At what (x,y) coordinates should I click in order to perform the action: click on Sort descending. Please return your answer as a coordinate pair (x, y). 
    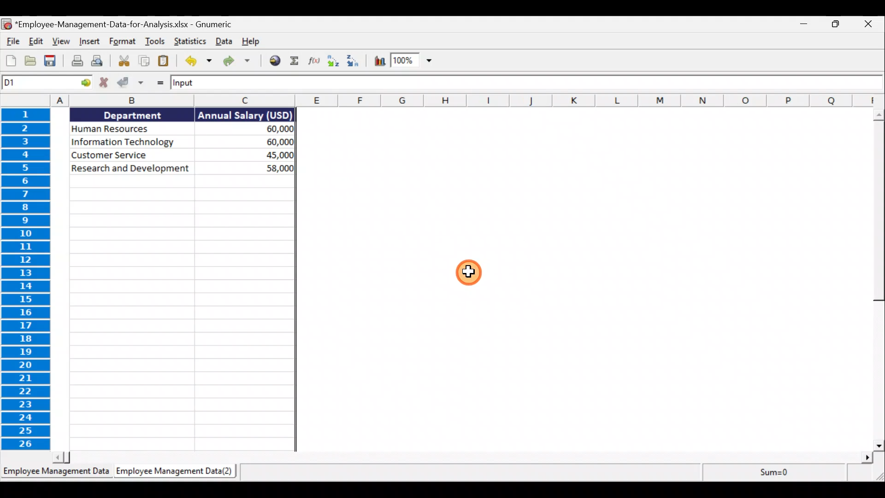
    Looking at the image, I should click on (354, 62).